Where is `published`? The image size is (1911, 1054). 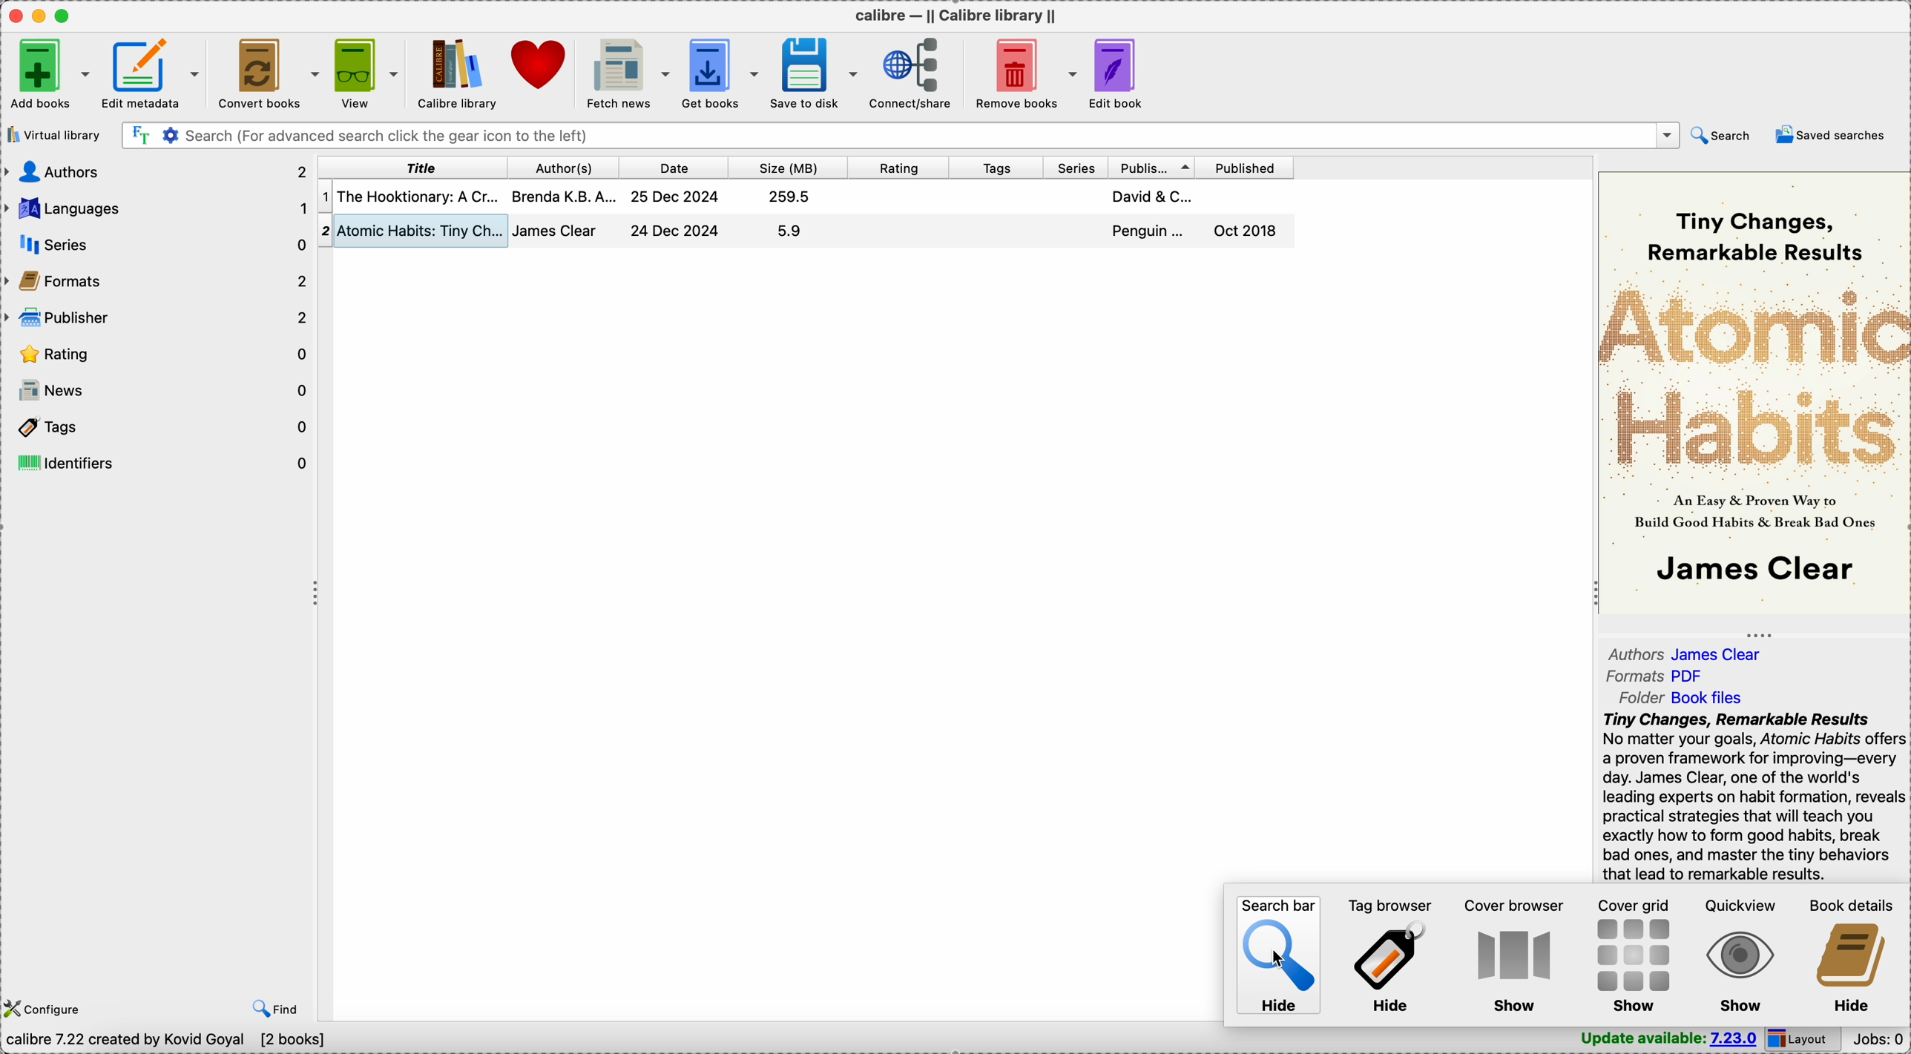 published is located at coordinates (1247, 168).